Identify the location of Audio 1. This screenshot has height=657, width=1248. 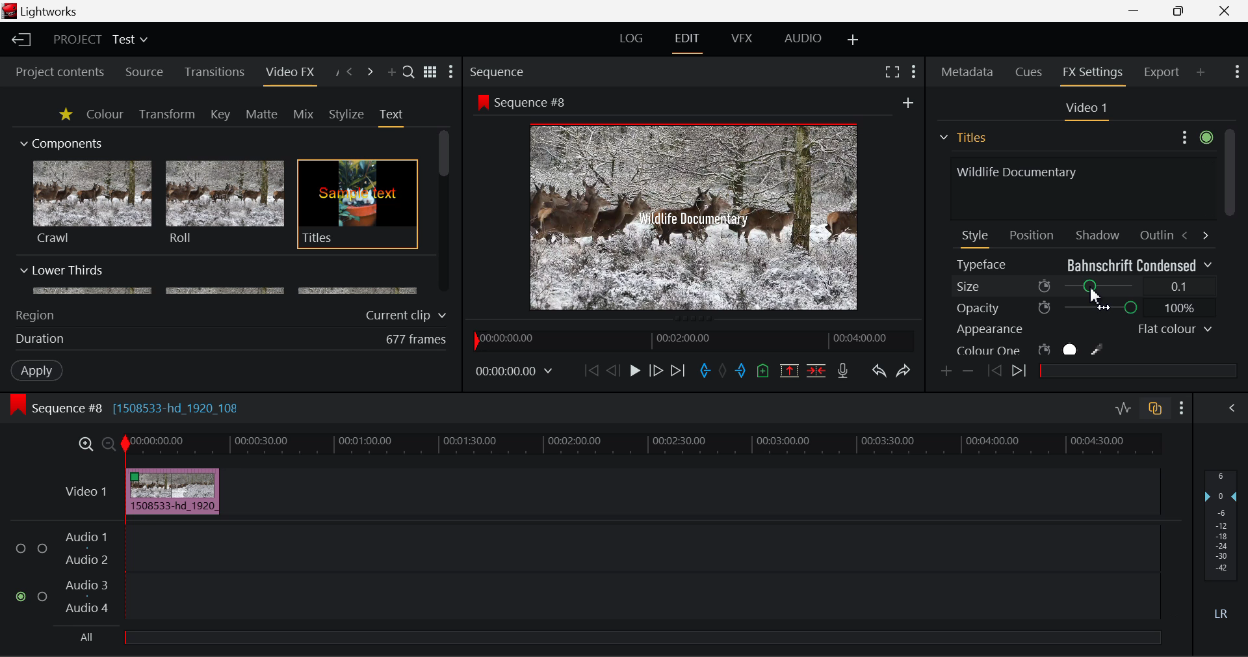
(84, 539).